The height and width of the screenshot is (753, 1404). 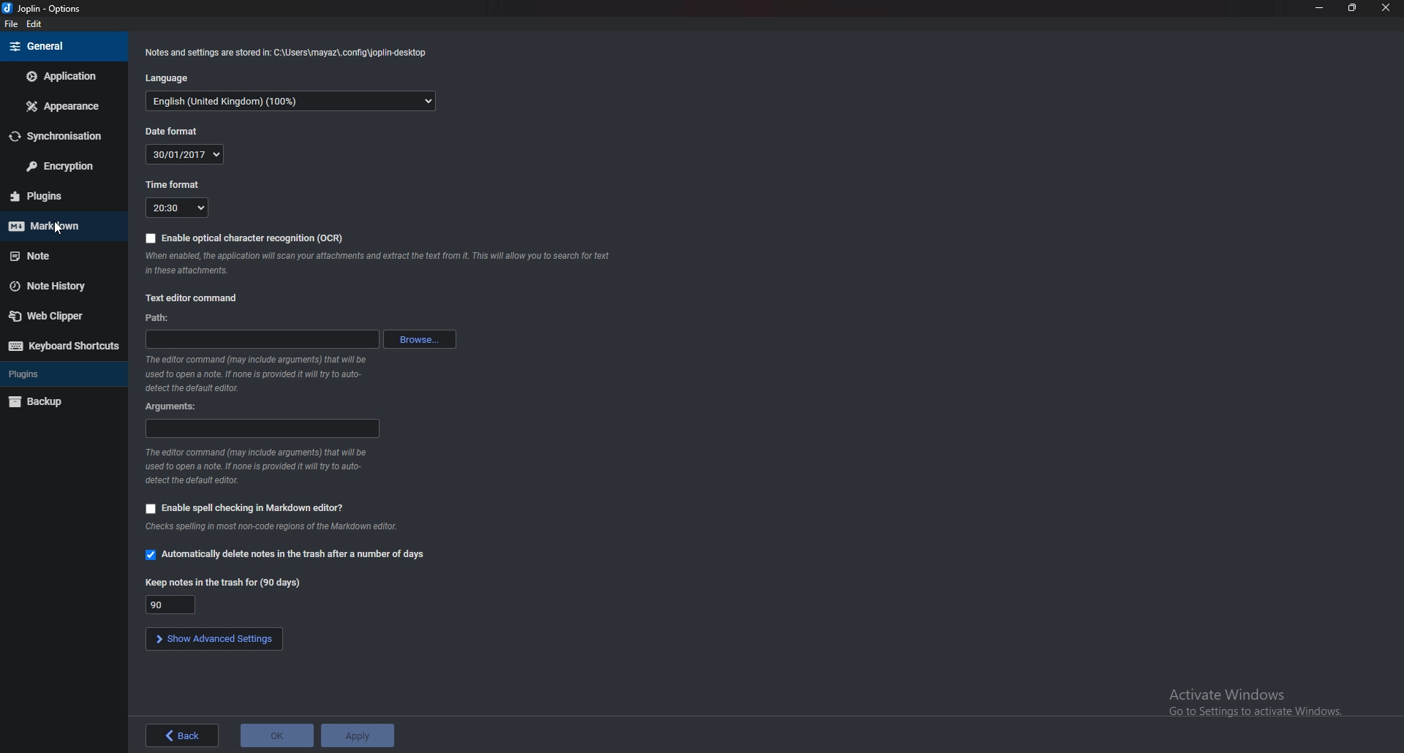 I want to click on Appearance, so click(x=64, y=106).